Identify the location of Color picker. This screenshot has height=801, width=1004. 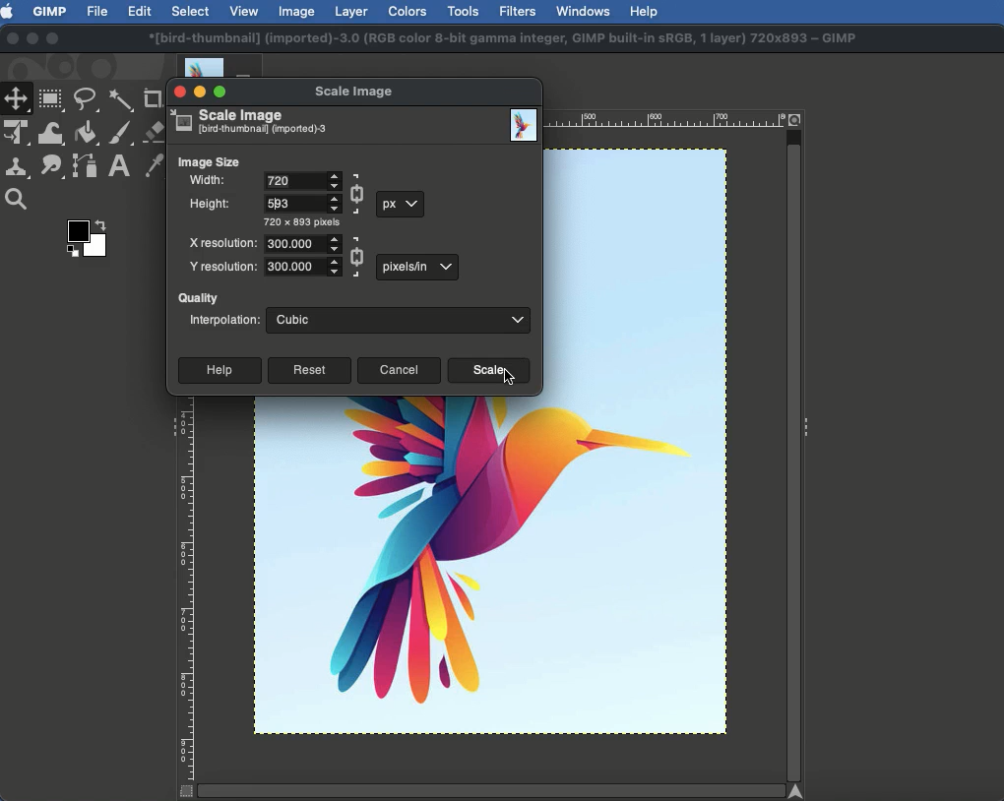
(155, 166).